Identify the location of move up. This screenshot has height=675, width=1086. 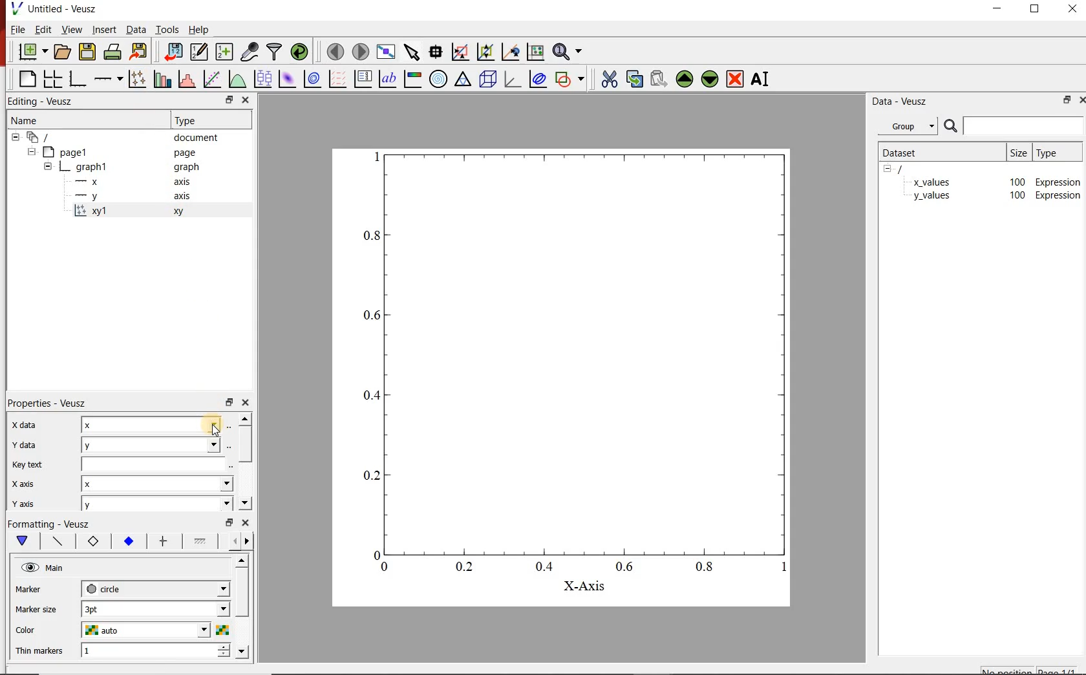
(245, 419).